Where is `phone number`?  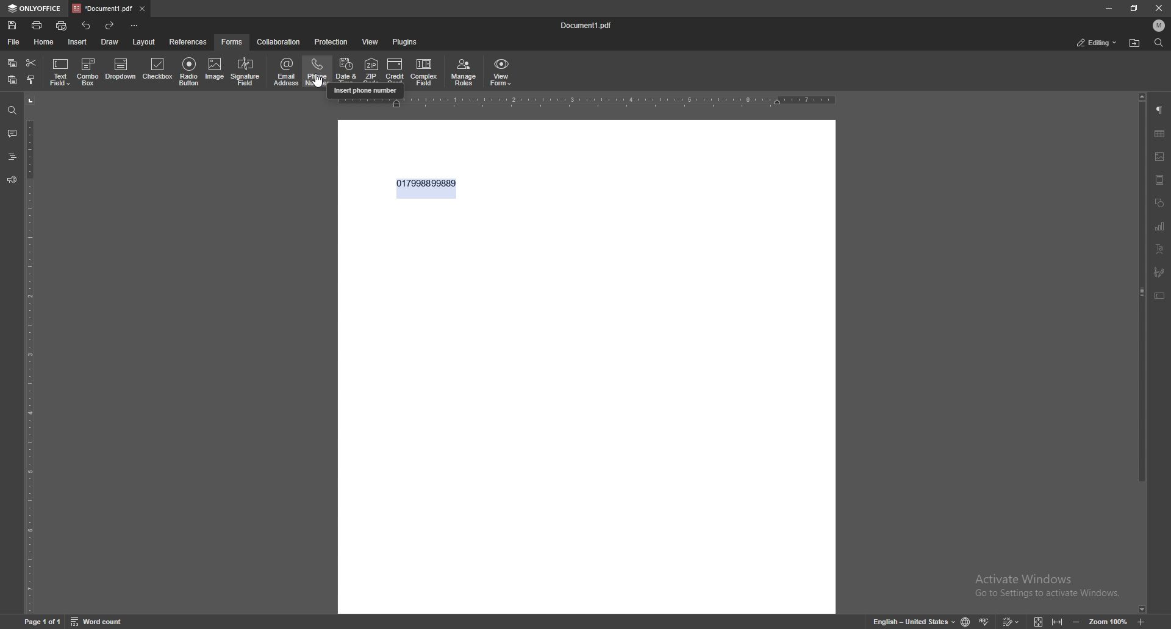 phone number is located at coordinates (318, 71).